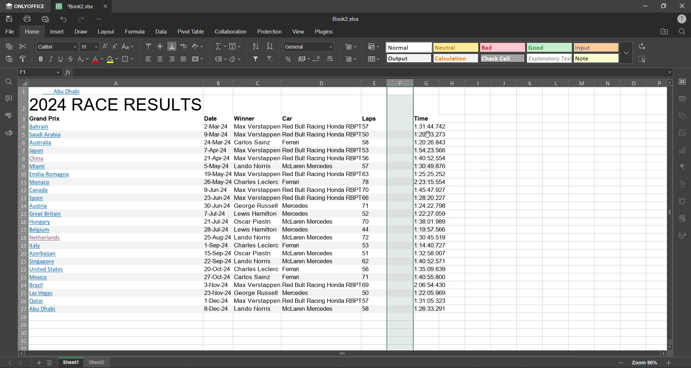  I want to click on 11:38:01.98, so click(429, 221).